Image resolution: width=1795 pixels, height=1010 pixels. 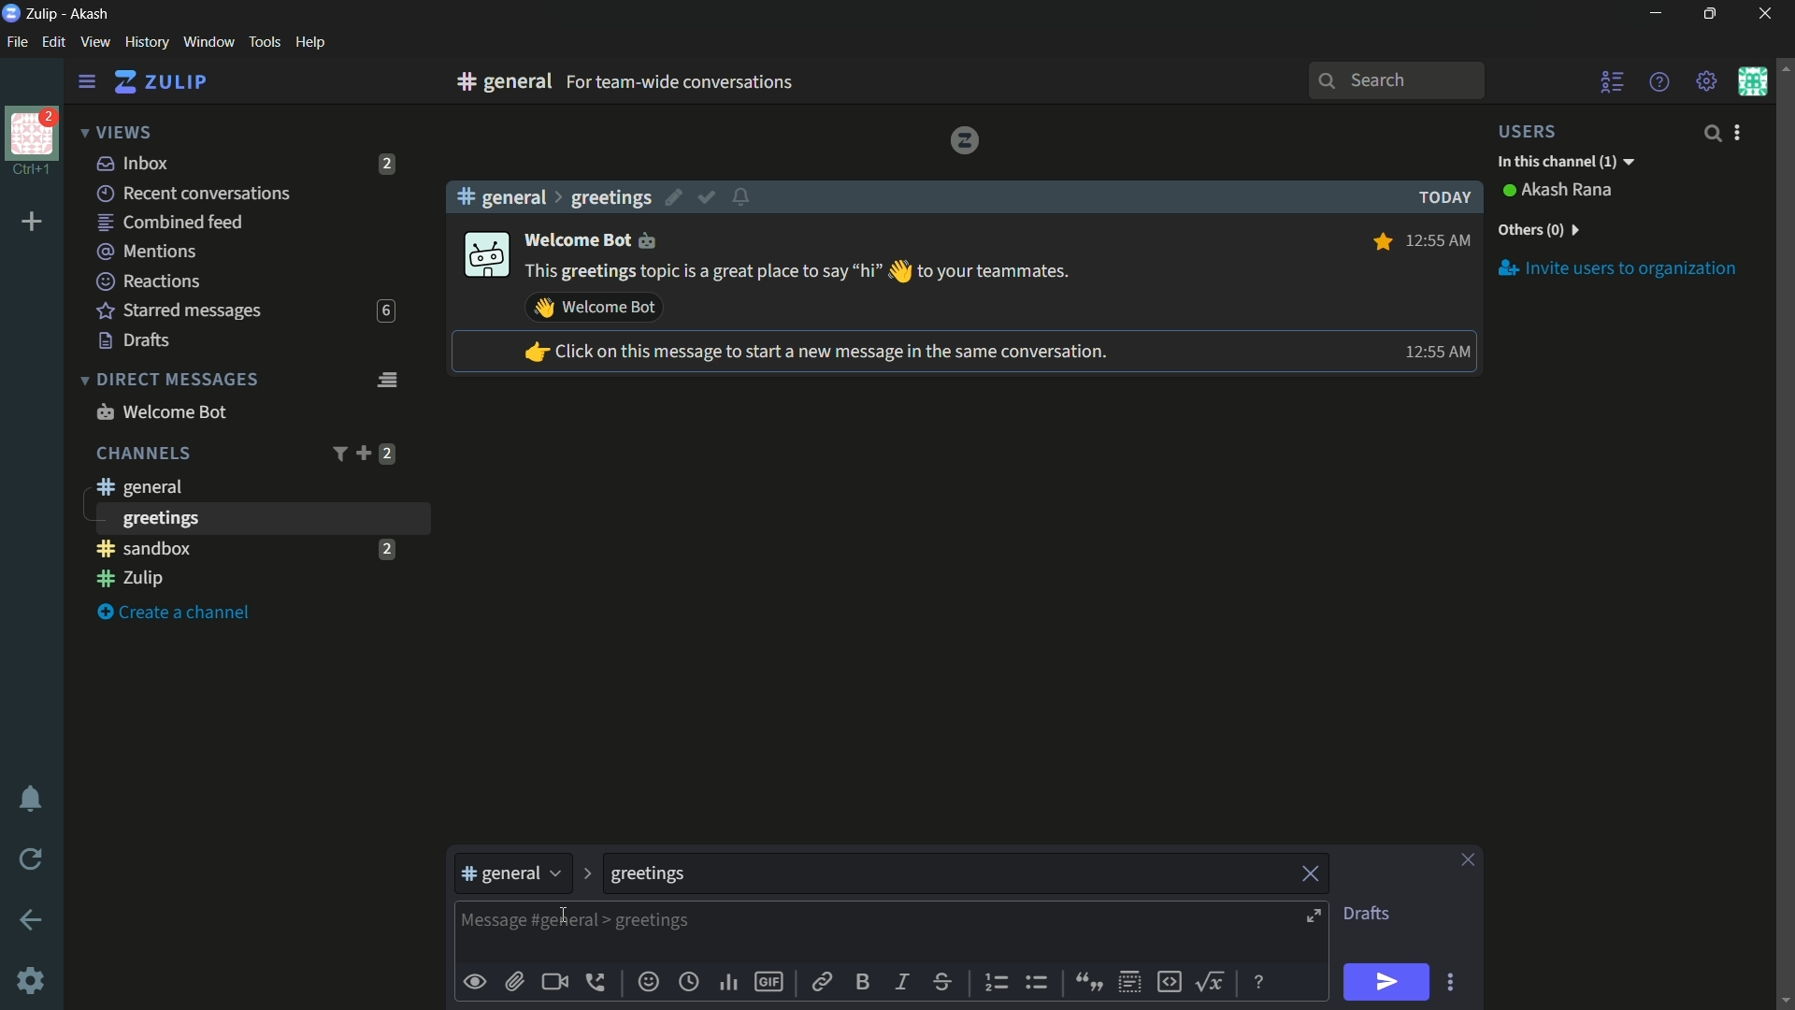 What do you see at coordinates (1396, 80) in the screenshot?
I see `search bar` at bounding box center [1396, 80].